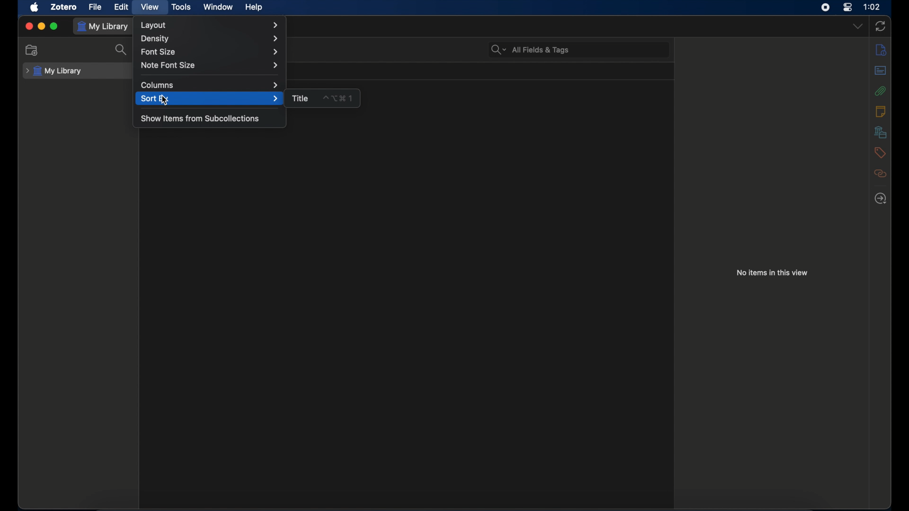 The image size is (909, 511). I want to click on dropdown, so click(857, 26).